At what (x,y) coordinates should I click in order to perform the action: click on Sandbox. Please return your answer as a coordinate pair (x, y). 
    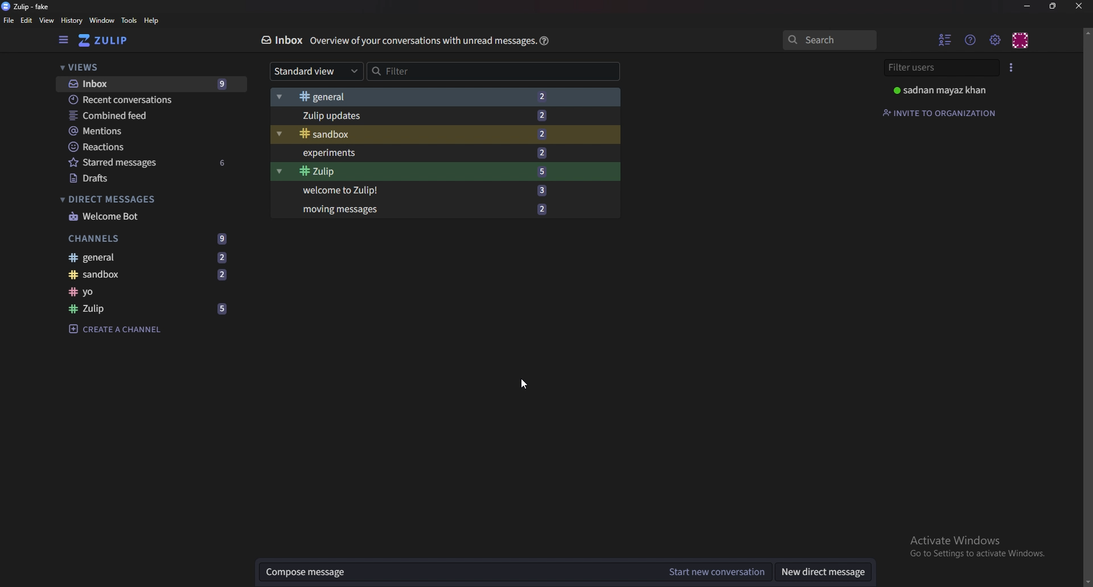
    Looking at the image, I should click on (446, 134).